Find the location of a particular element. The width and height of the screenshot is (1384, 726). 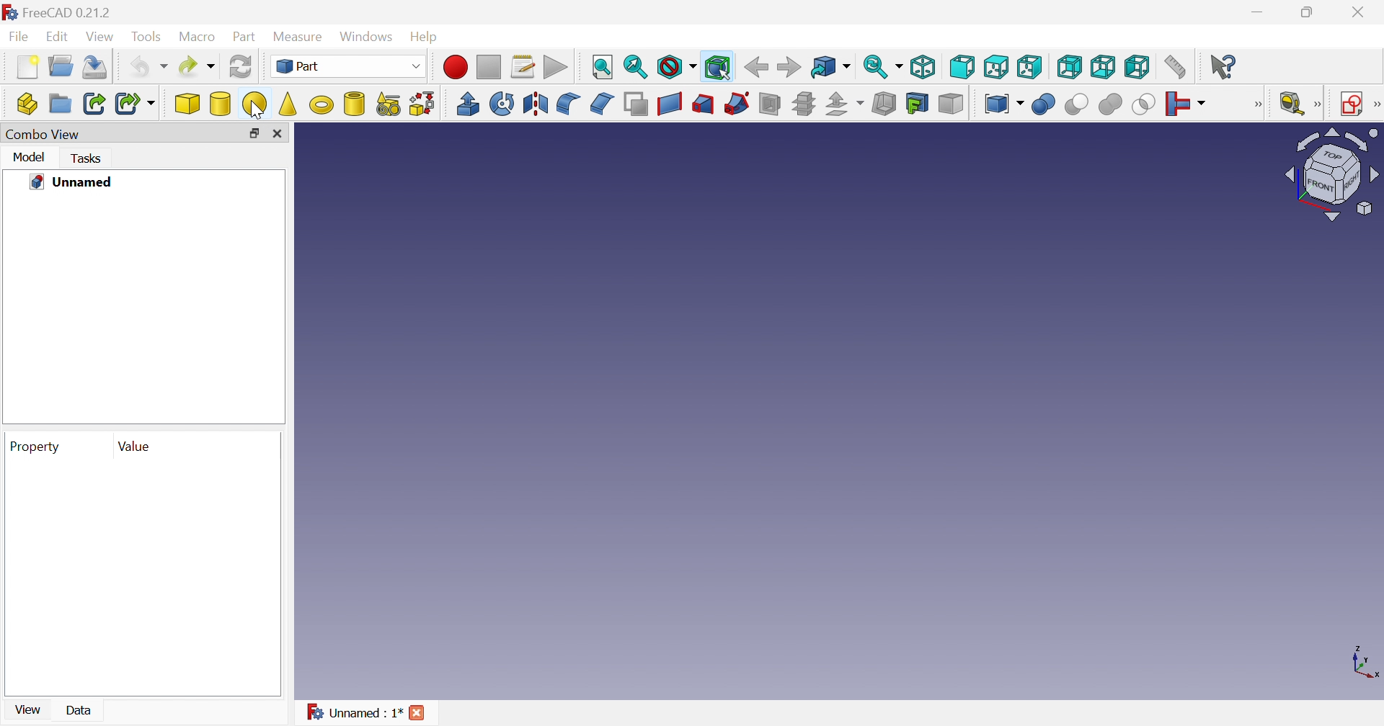

Part is located at coordinates (246, 37).